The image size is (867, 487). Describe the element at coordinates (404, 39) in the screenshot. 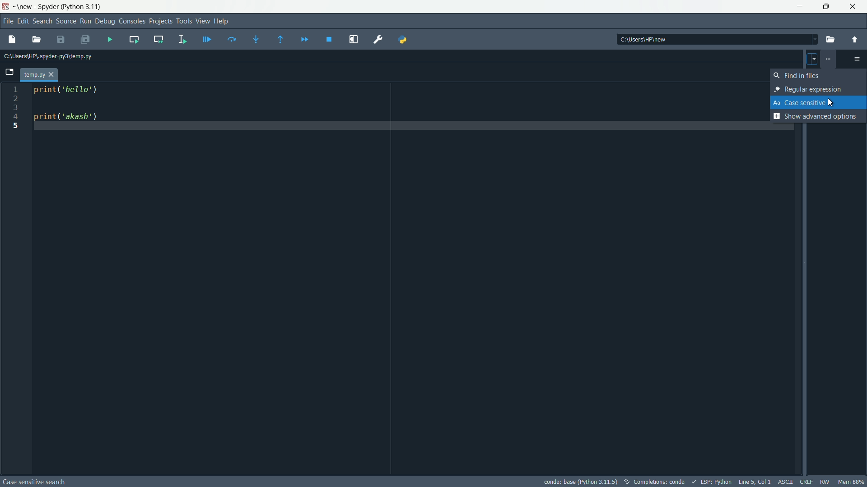

I see `python path manager` at that location.